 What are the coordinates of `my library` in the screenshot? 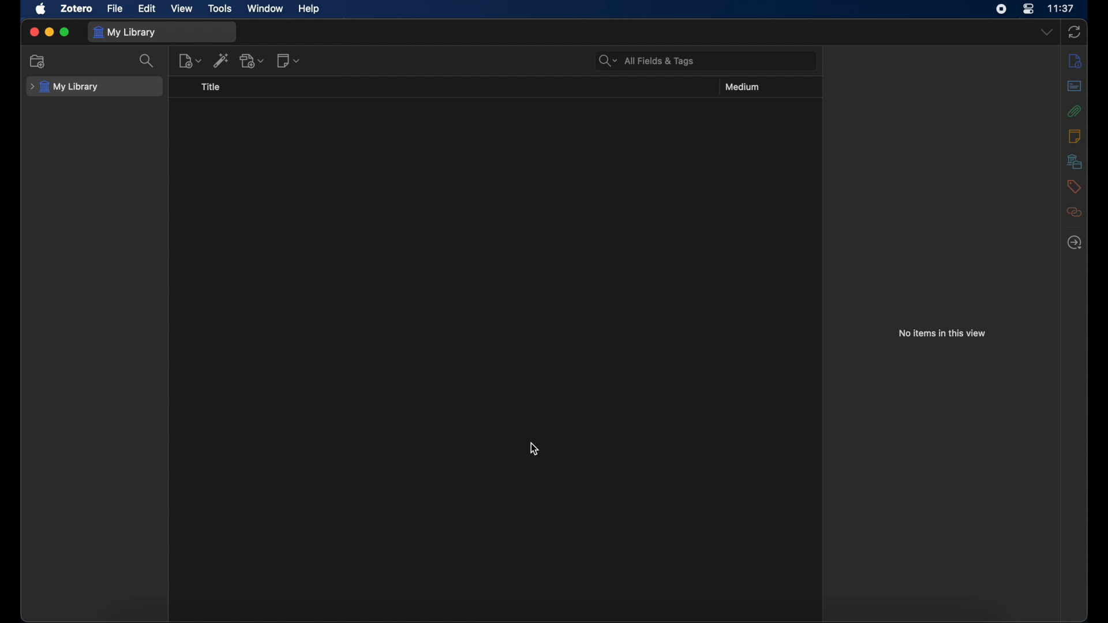 It's located at (125, 32).